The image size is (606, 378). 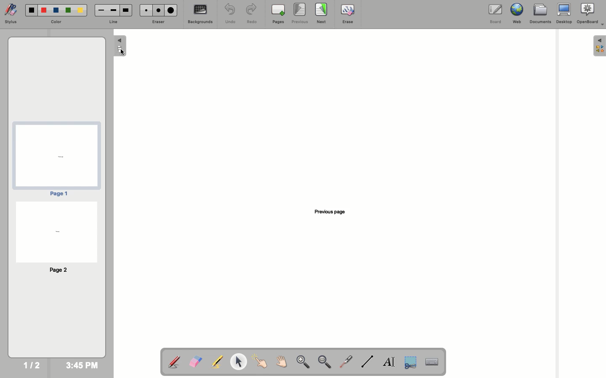 I want to click on Backgrounds, so click(x=201, y=14).